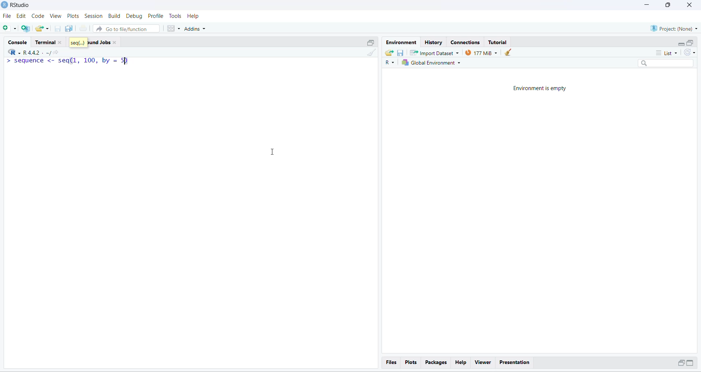  I want to click on addins, so click(196, 29).